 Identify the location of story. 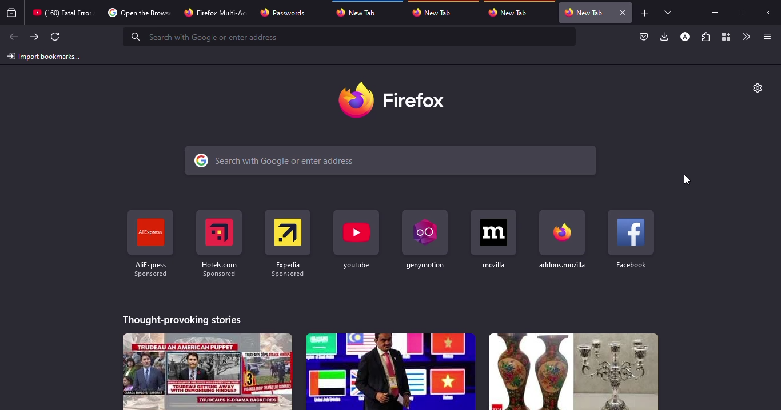
(208, 371).